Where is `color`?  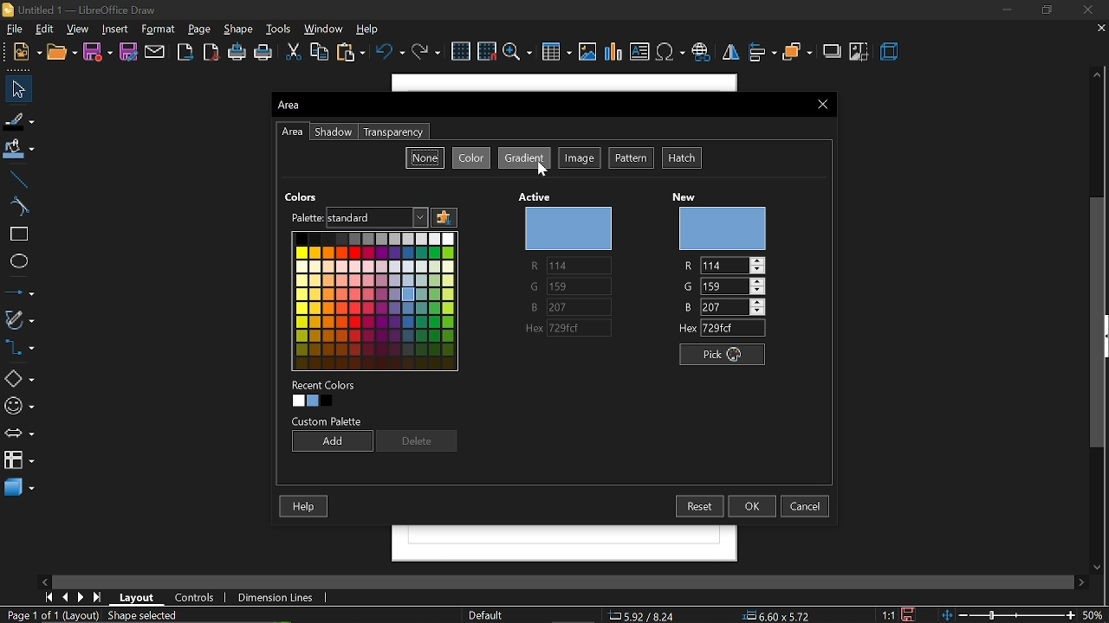 color is located at coordinates (471, 157).